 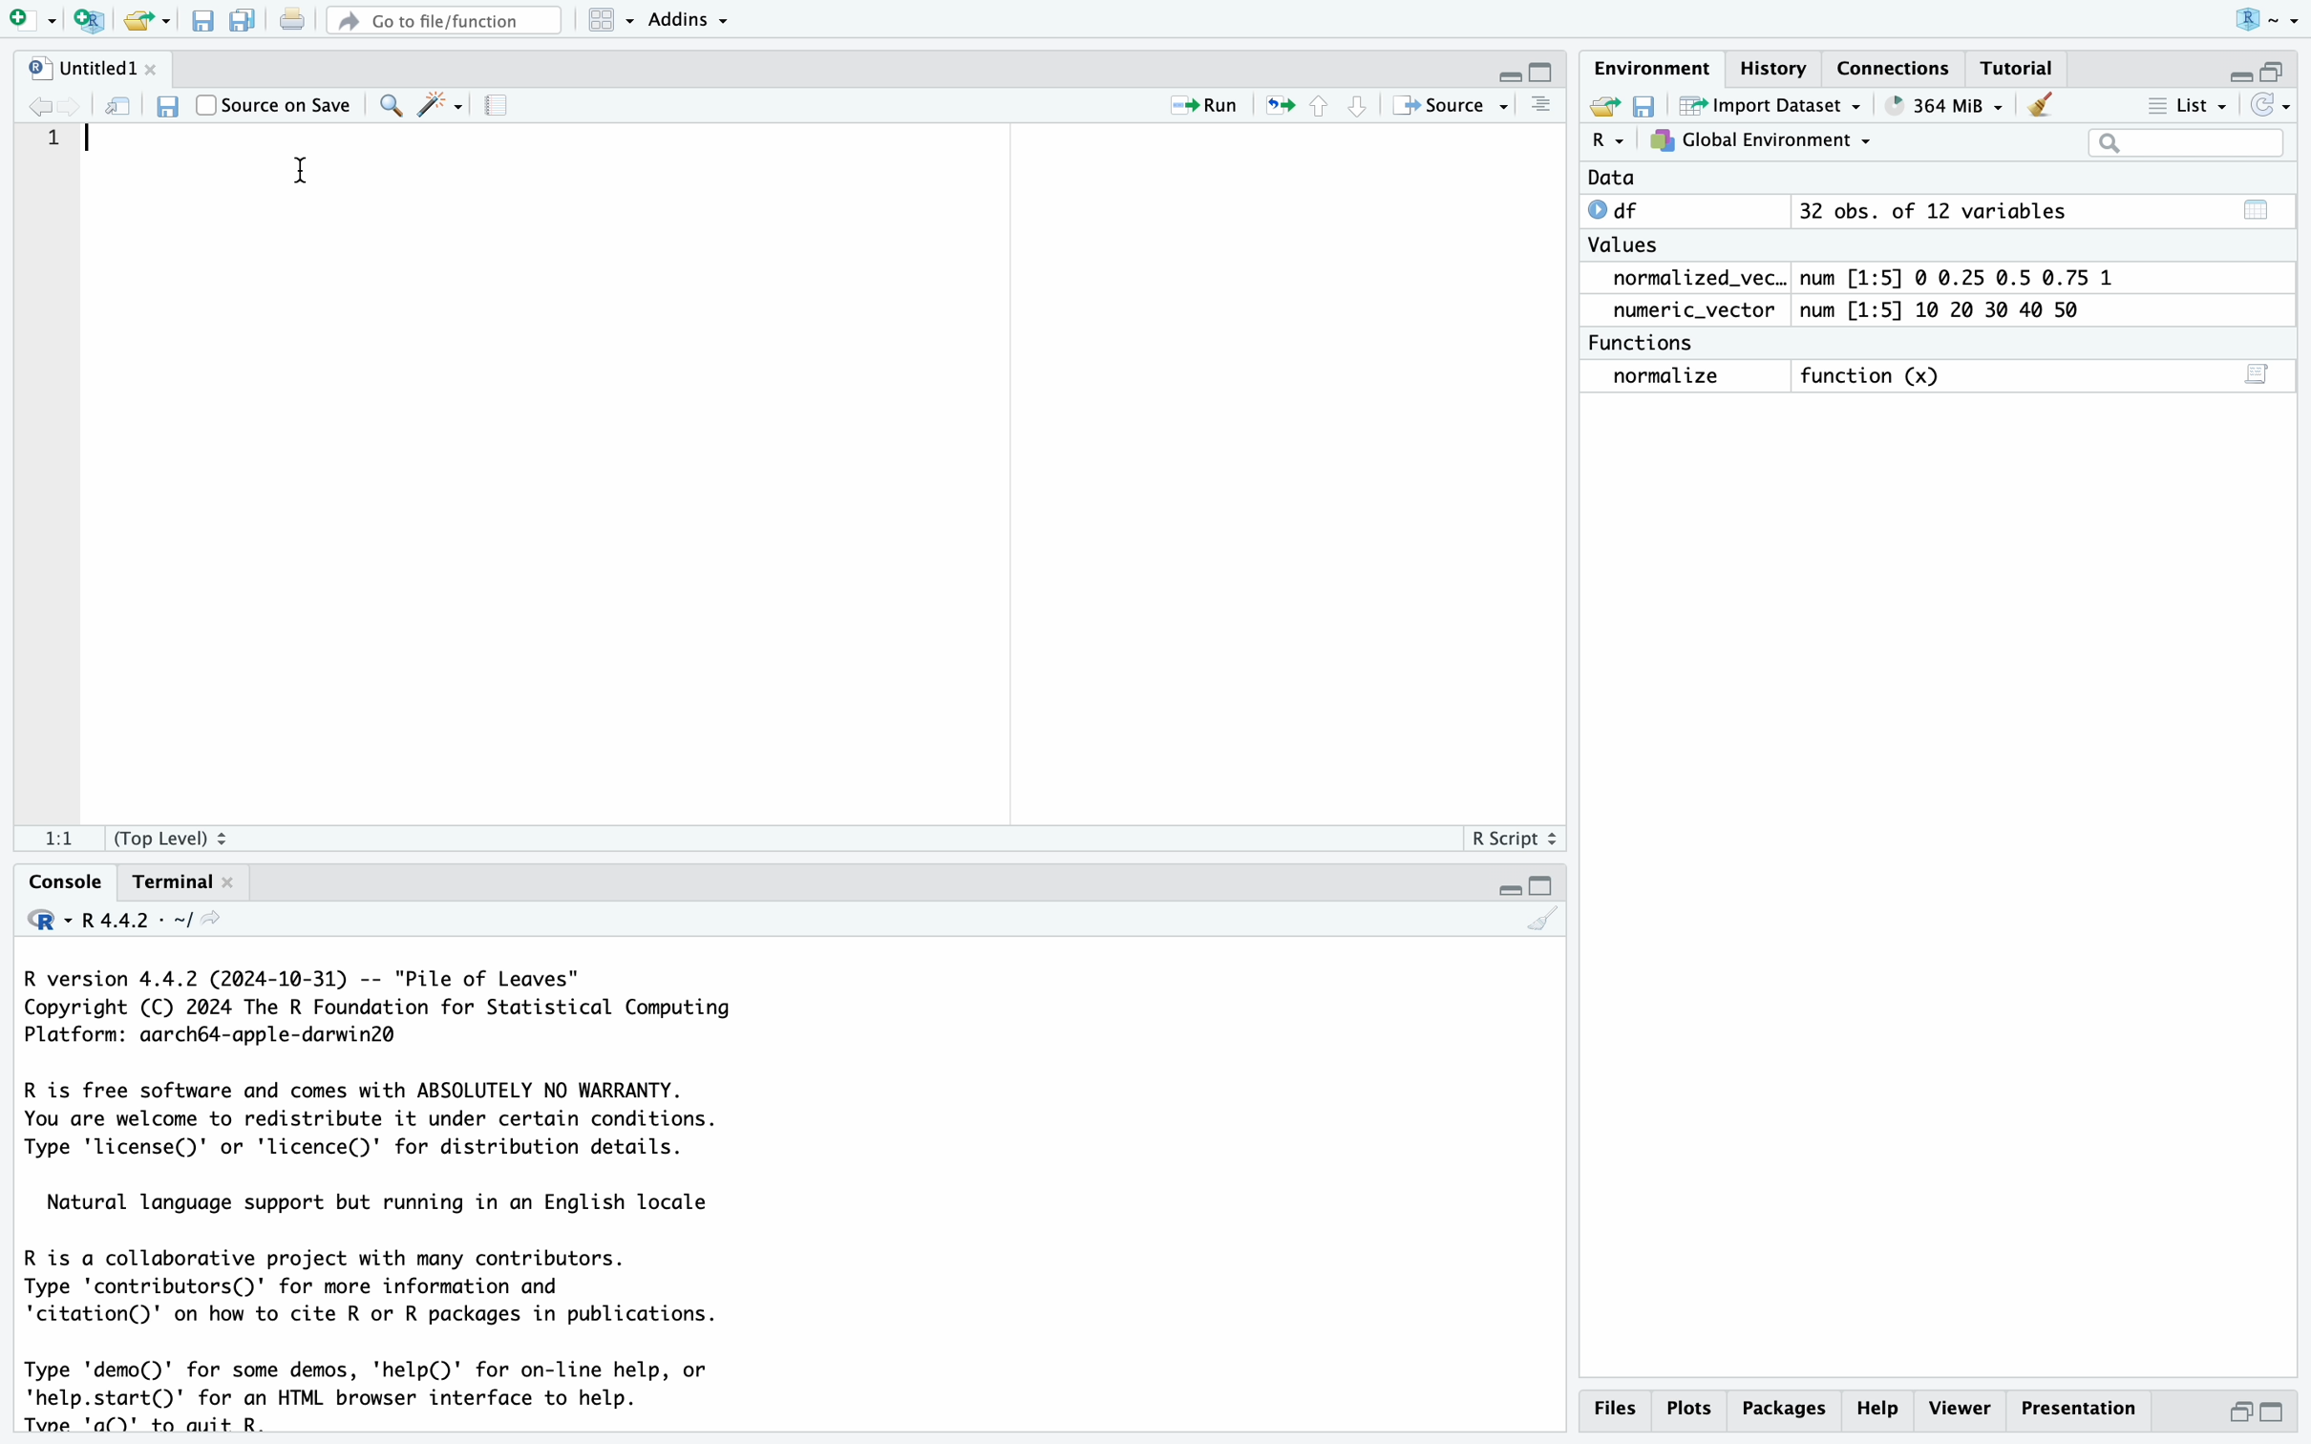 I want to click on List, so click(x=2192, y=108).